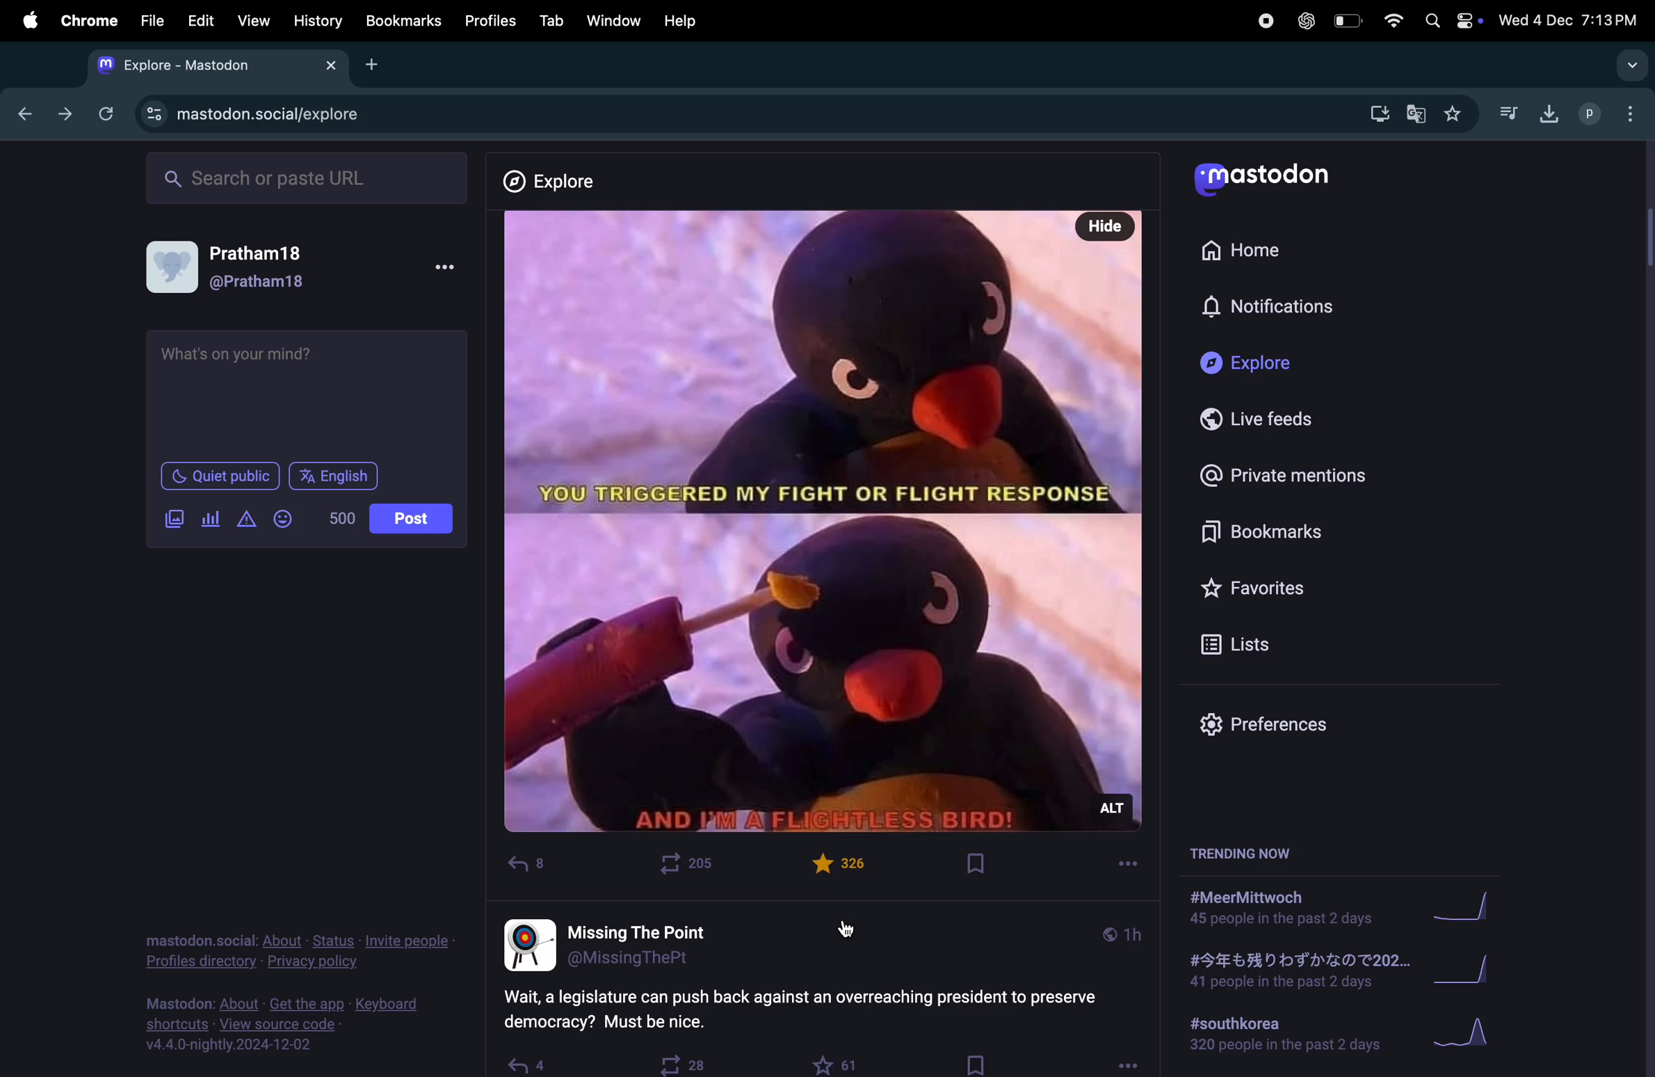  I want to click on edit, so click(202, 20).